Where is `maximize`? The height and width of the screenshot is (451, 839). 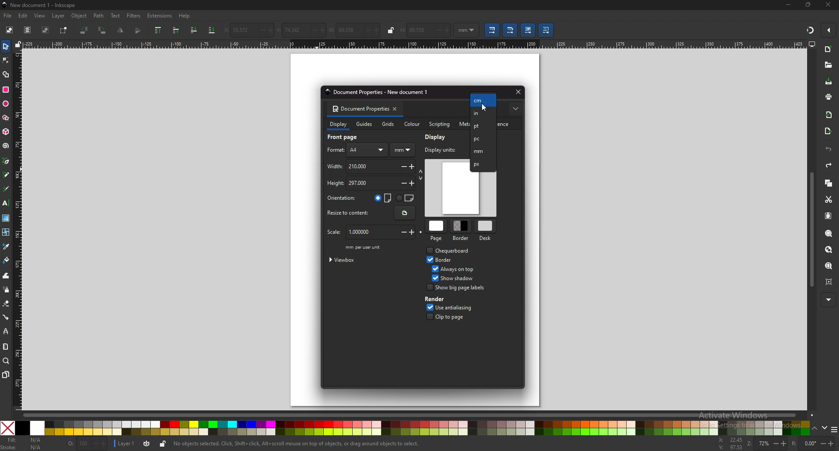 maximize is located at coordinates (808, 5).